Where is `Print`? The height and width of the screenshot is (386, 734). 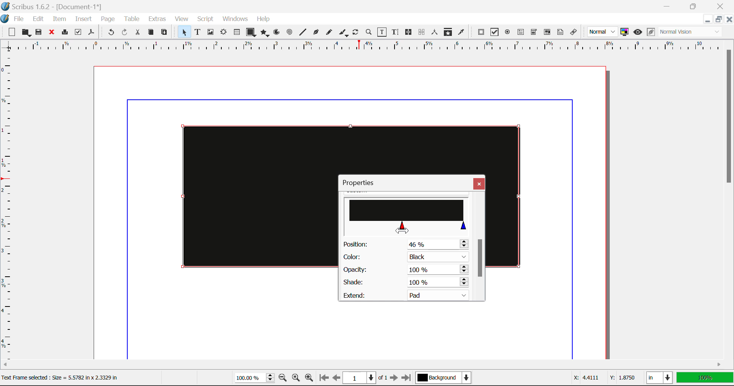 Print is located at coordinates (64, 32).